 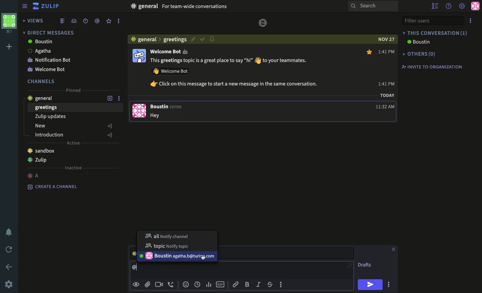 What do you see at coordinates (418, 54) in the screenshot?
I see `others(0)` at bounding box center [418, 54].